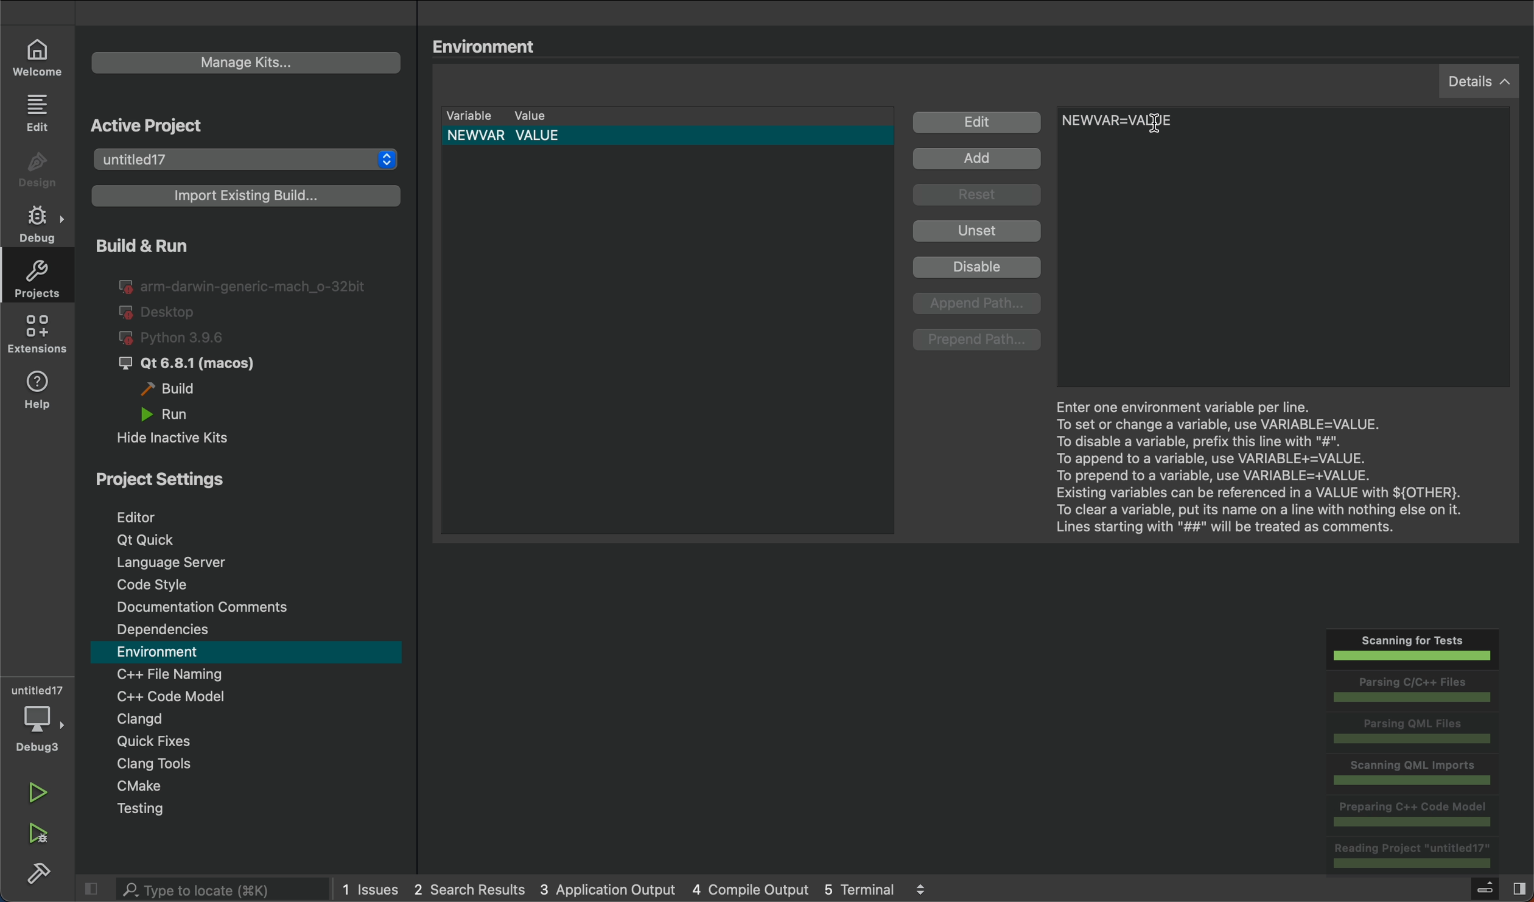 The height and width of the screenshot is (902, 1534). Describe the element at coordinates (248, 606) in the screenshot. I see `comments` at that location.